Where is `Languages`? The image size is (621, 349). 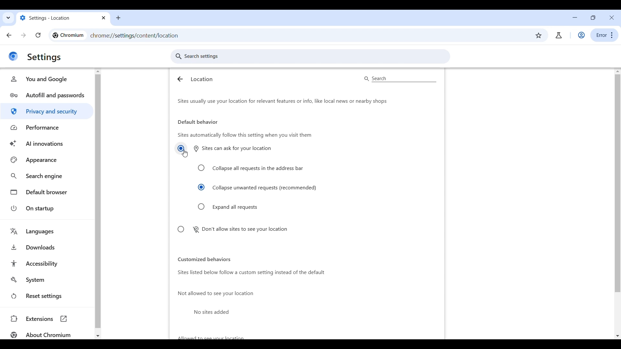 Languages is located at coordinates (46, 231).